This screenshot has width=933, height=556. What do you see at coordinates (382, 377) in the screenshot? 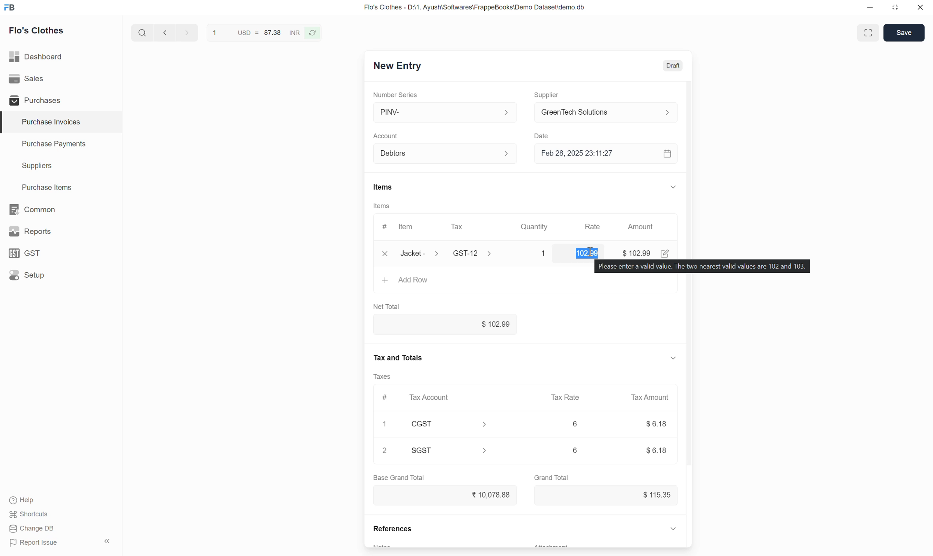
I see `Taxes` at bounding box center [382, 377].